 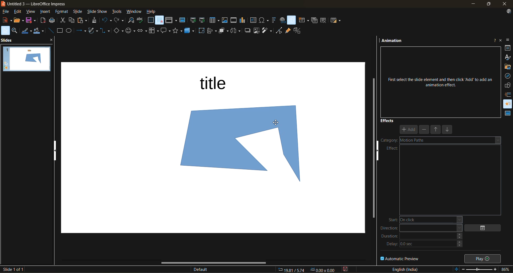 I want to click on 3d objects, so click(x=190, y=31).